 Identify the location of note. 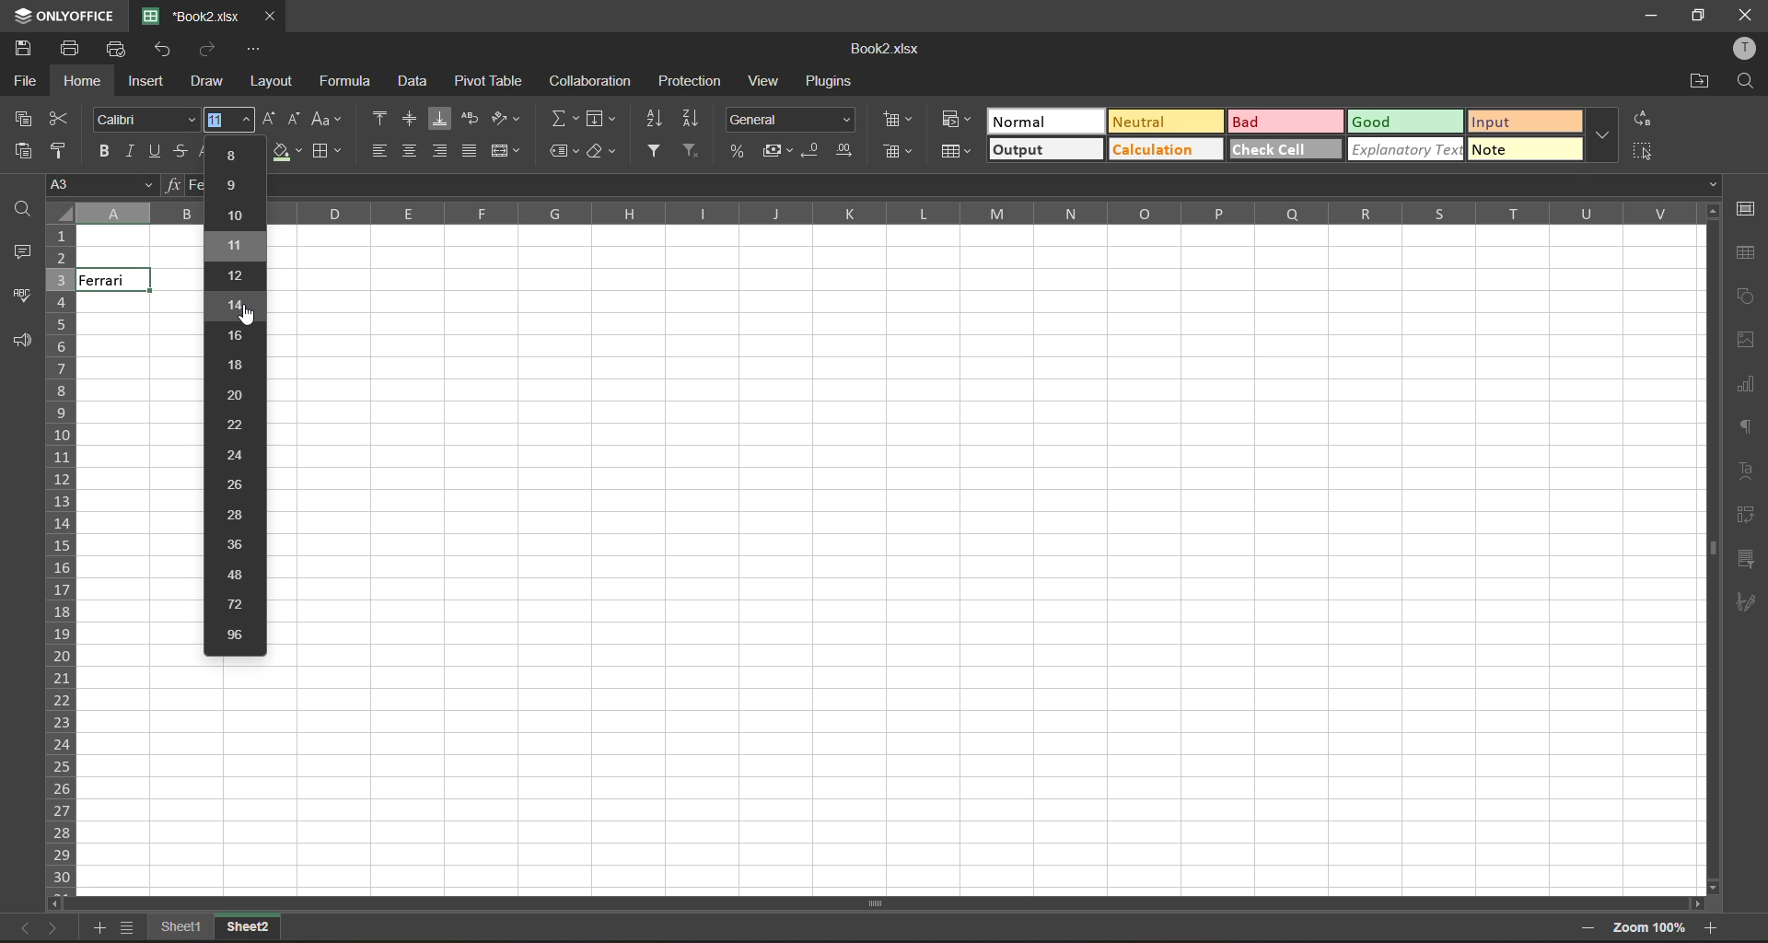
(1526, 152).